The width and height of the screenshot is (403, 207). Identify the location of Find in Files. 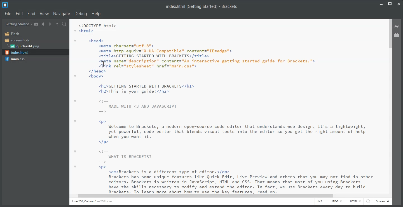
(65, 24).